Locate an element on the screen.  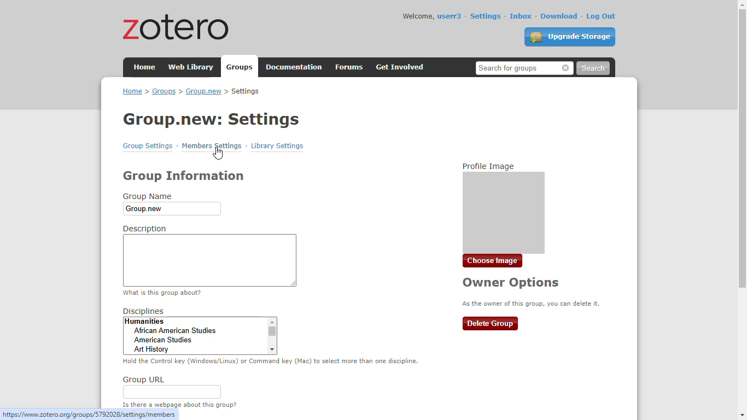
log out is located at coordinates (602, 16).